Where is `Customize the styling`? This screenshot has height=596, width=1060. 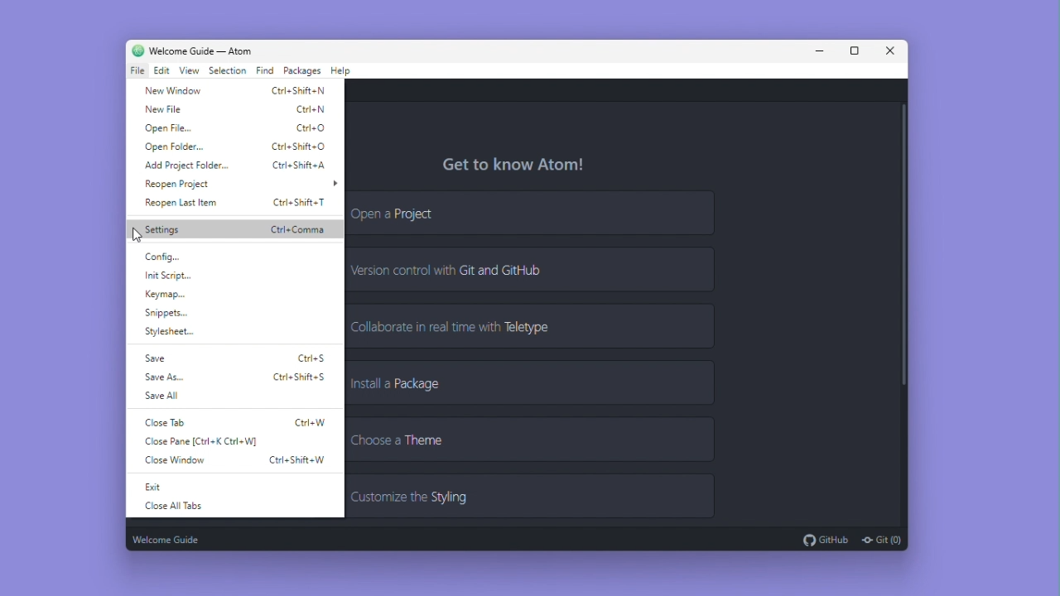
Customize the styling is located at coordinates (530, 496).